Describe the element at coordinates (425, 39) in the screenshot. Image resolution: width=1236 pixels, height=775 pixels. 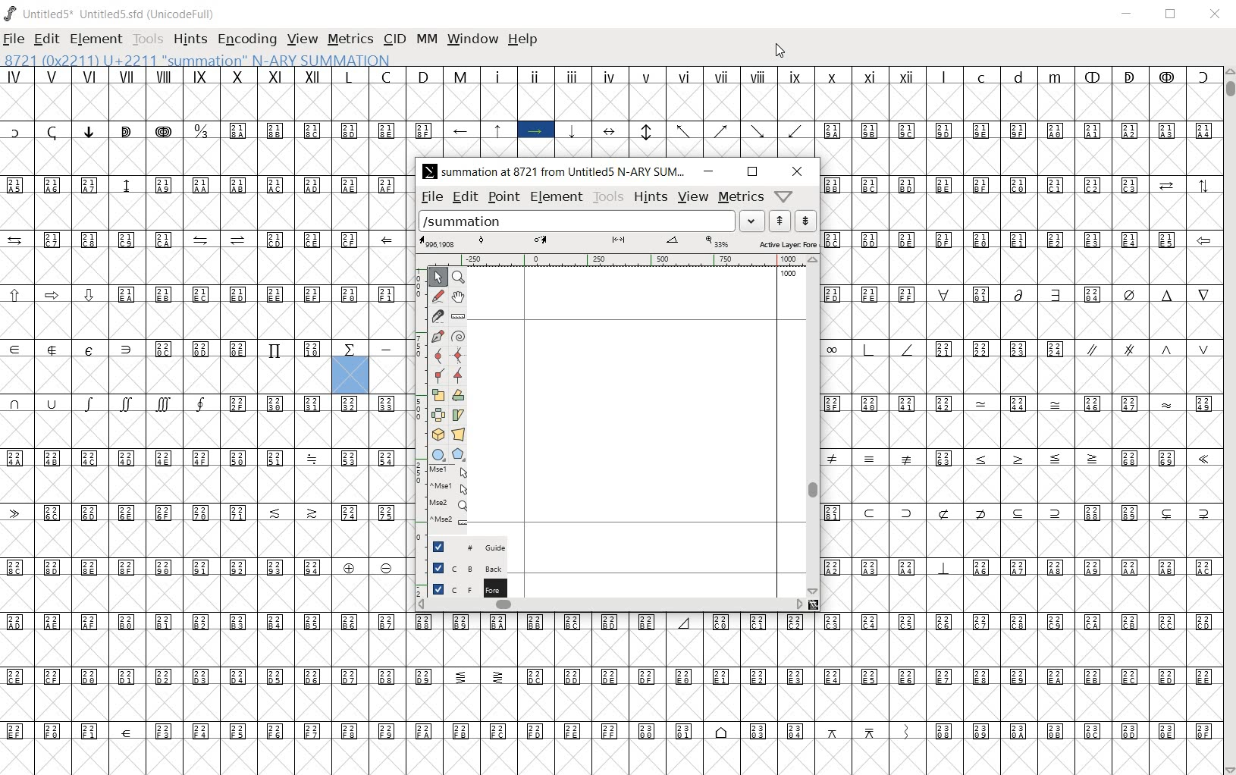
I see `MM` at that location.